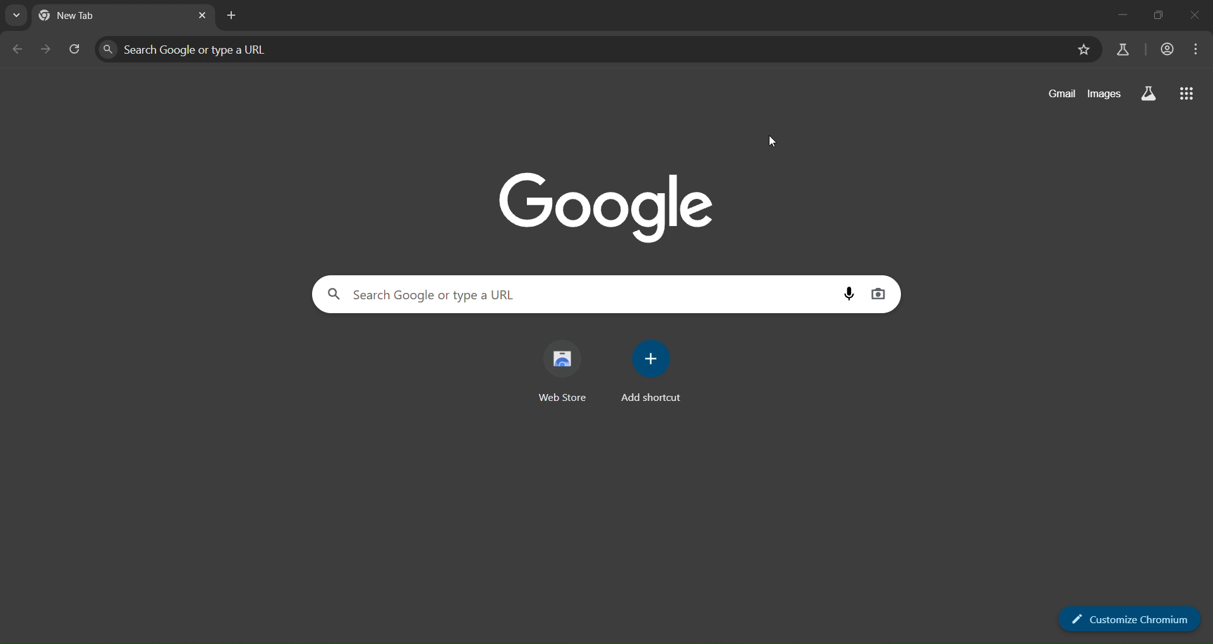  I want to click on add shortcut, so click(655, 369).